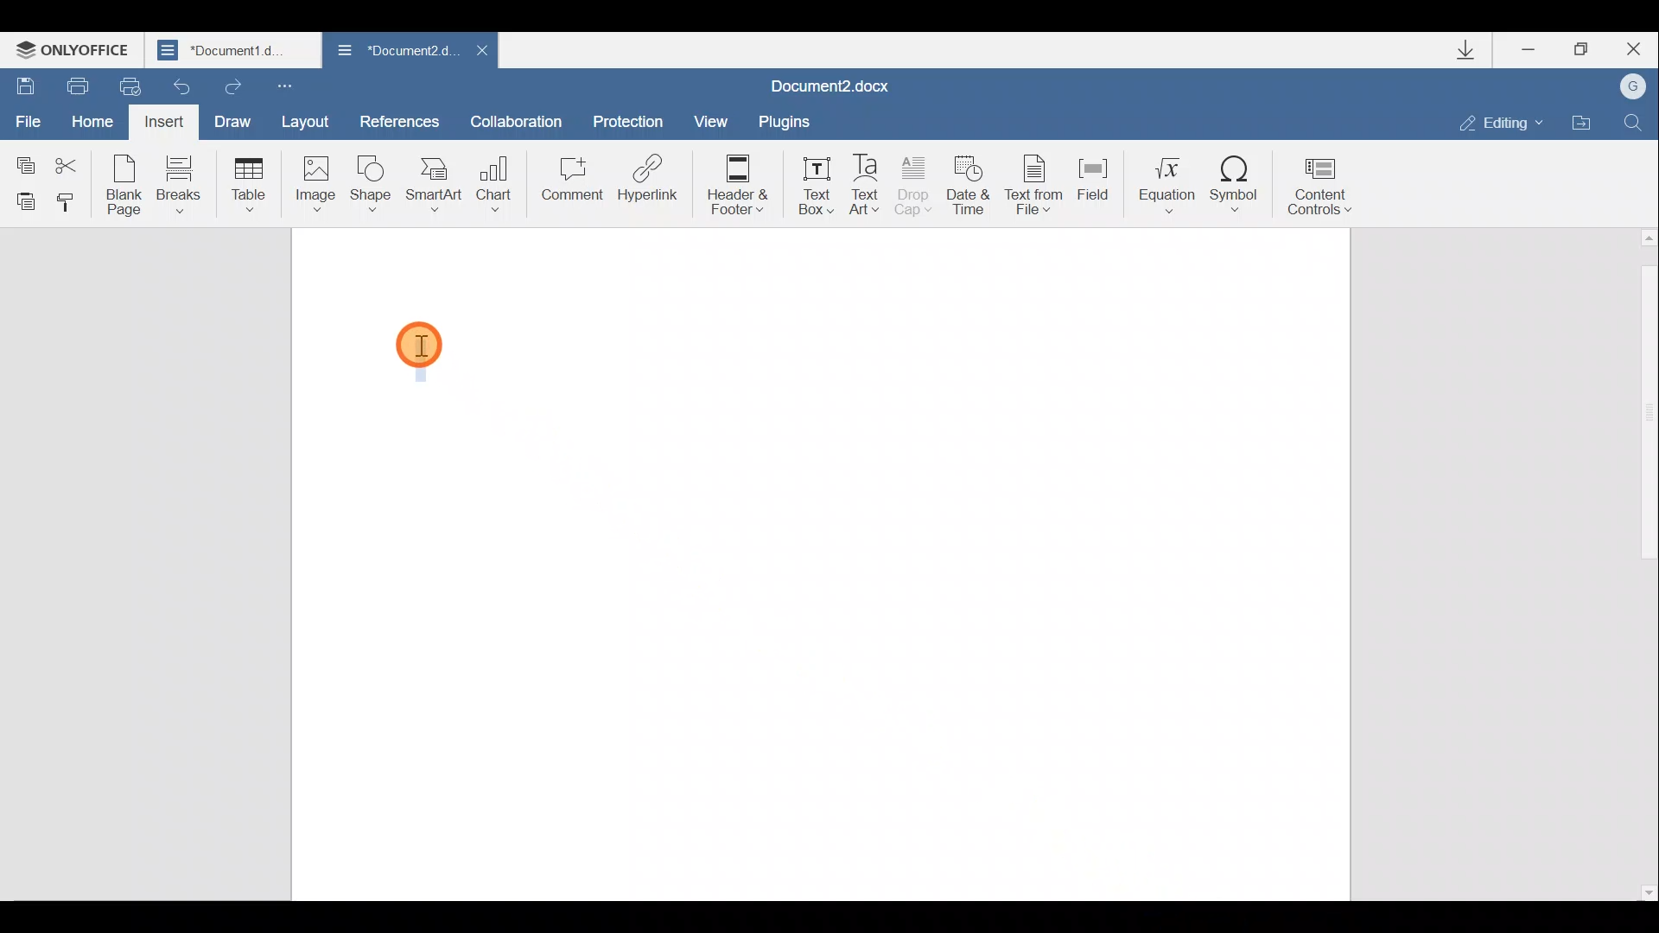 This screenshot has width=1659, height=933. What do you see at coordinates (22, 156) in the screenshot?
I see `Copy` at bounding box center [22, 156].